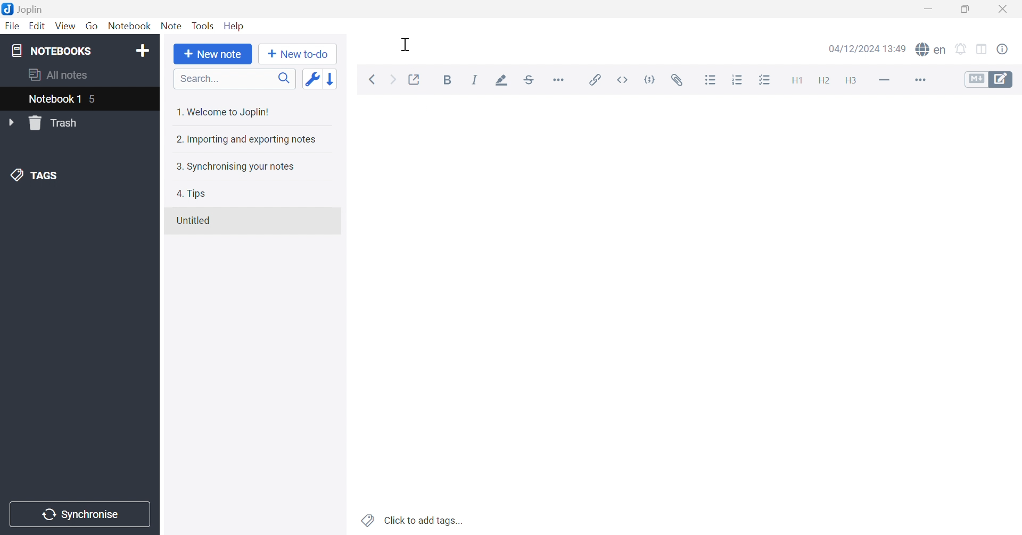 The height and width of the screenshot is (535, 1022). What do you see at coordinates (225, 113) in the screenshot?
I see `1. Welcome to Joplin!` at bounding box center [225, 113].